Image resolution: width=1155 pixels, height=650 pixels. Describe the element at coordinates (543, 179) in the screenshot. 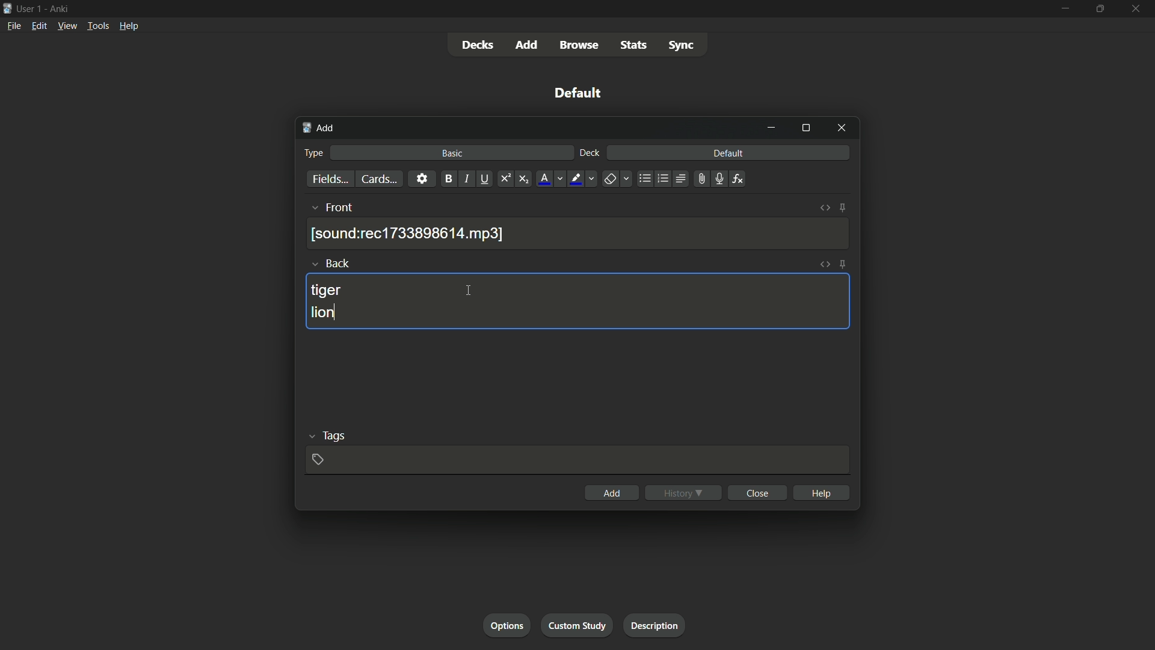

I see `font color` at that location.